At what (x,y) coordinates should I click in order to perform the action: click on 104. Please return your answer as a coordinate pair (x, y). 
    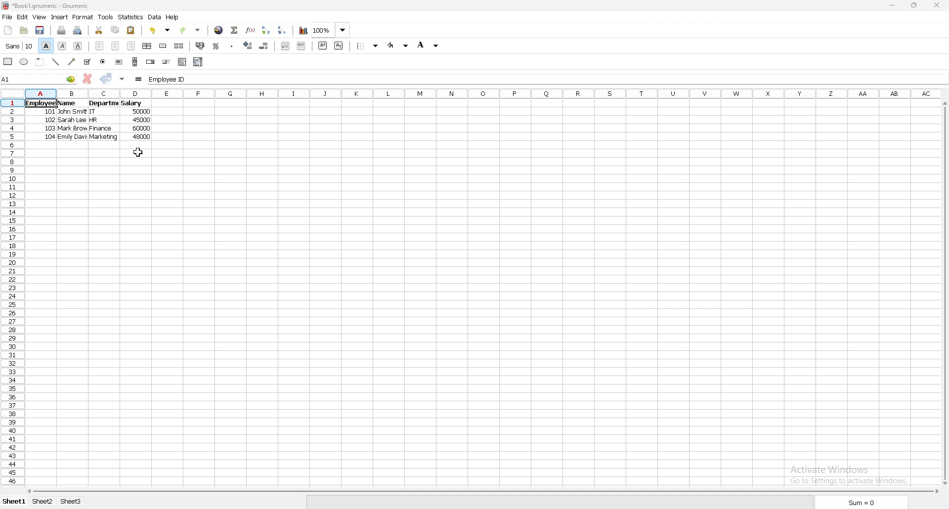
    Looking at the image, I should click on (48, 138).